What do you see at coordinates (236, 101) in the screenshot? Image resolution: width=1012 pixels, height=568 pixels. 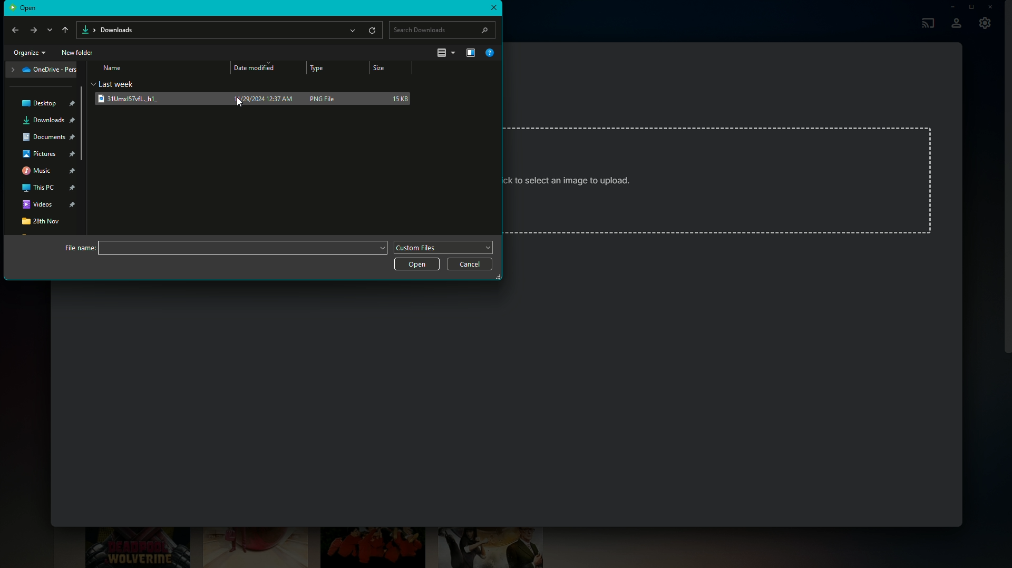 I see `` at bounding box center [236, 101].